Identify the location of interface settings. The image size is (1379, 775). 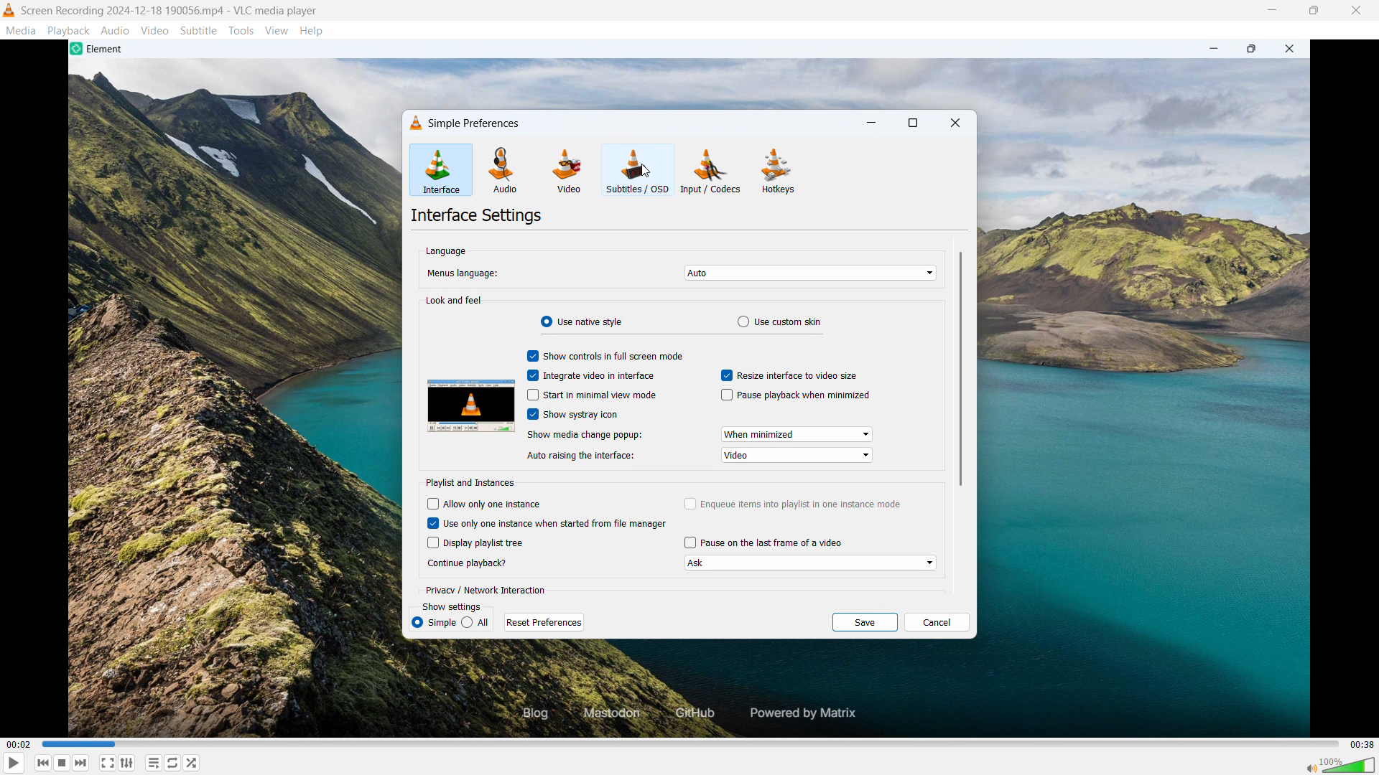
(476, 215).